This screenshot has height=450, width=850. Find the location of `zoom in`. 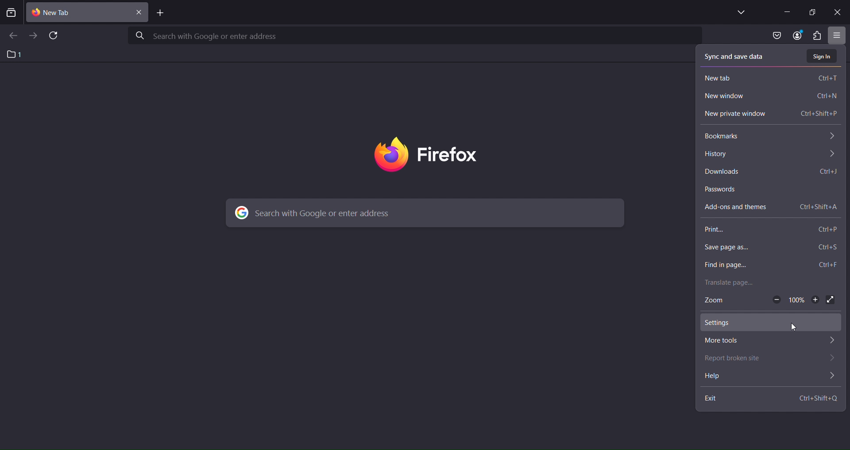

zoom in is located at coordinates (815, 299).